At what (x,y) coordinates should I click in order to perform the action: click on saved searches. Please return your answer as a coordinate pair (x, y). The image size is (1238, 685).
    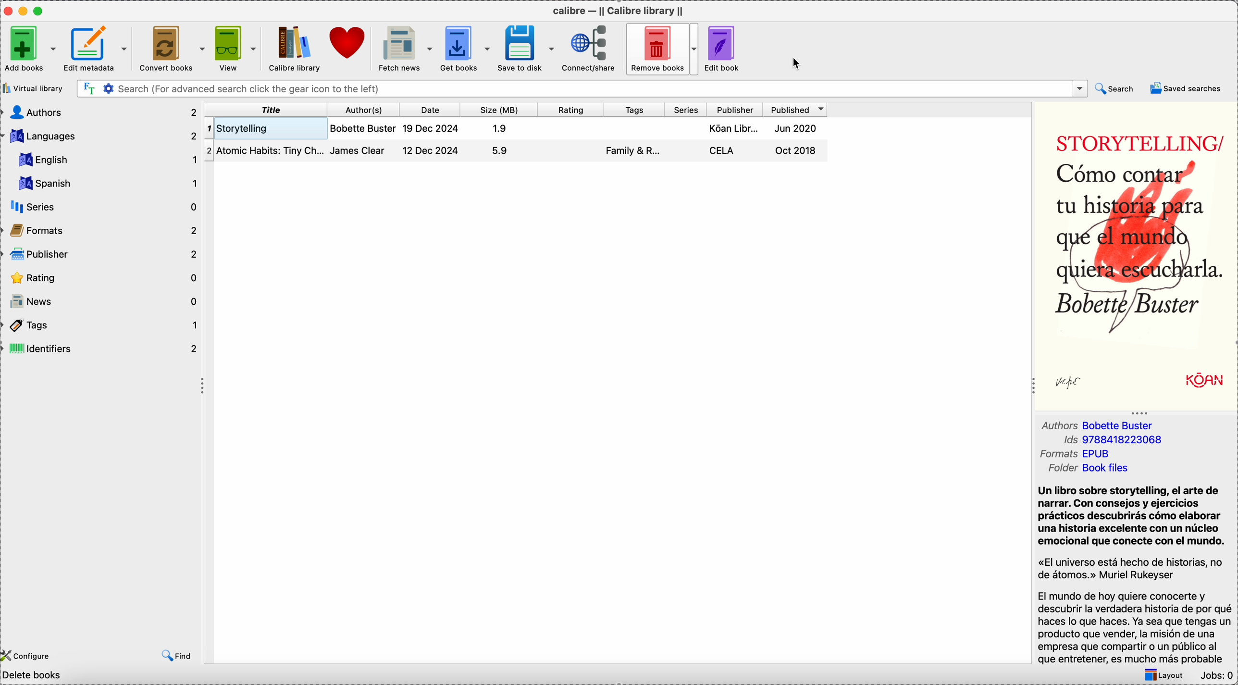
    Looking at the image, I should click on (1186, 88).